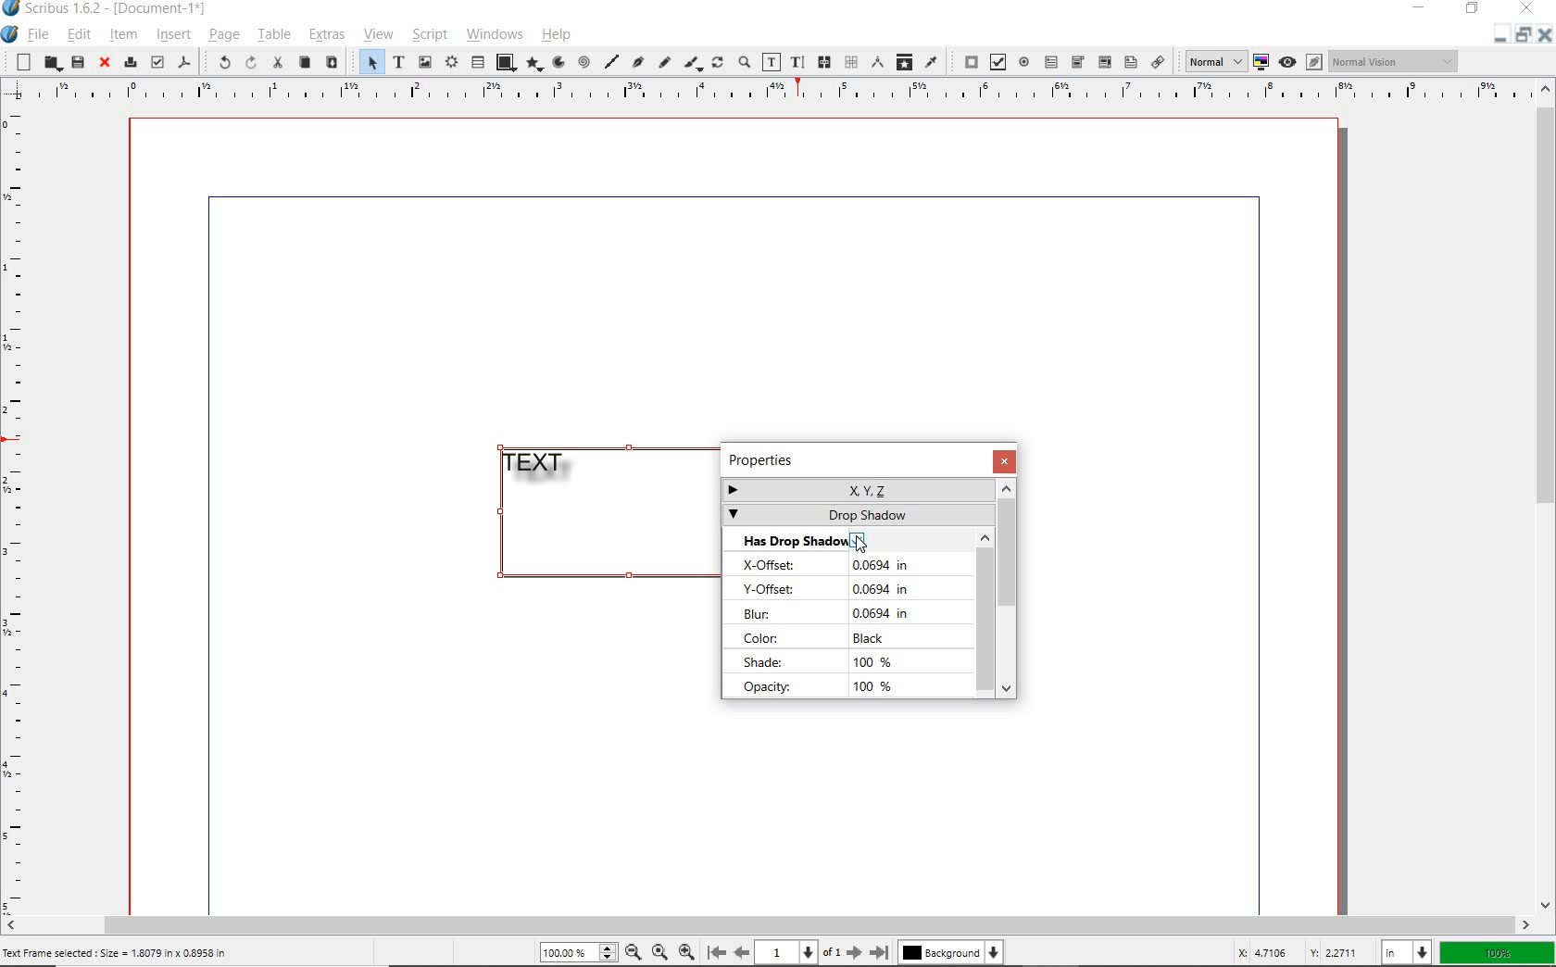 This screenshot has height=967, width=1556. Describe the element at coordinates (329, 36) in the screenshot. I see `extras` at that location.